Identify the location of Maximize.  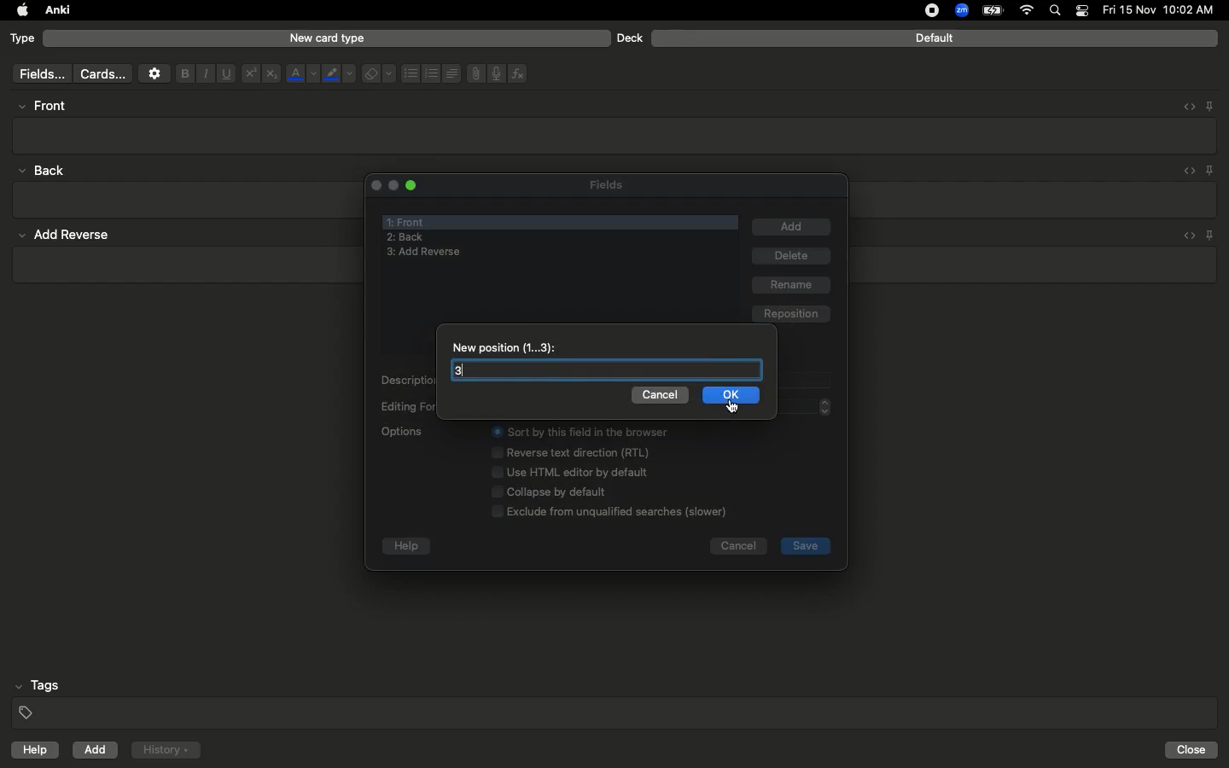
(413, 188).